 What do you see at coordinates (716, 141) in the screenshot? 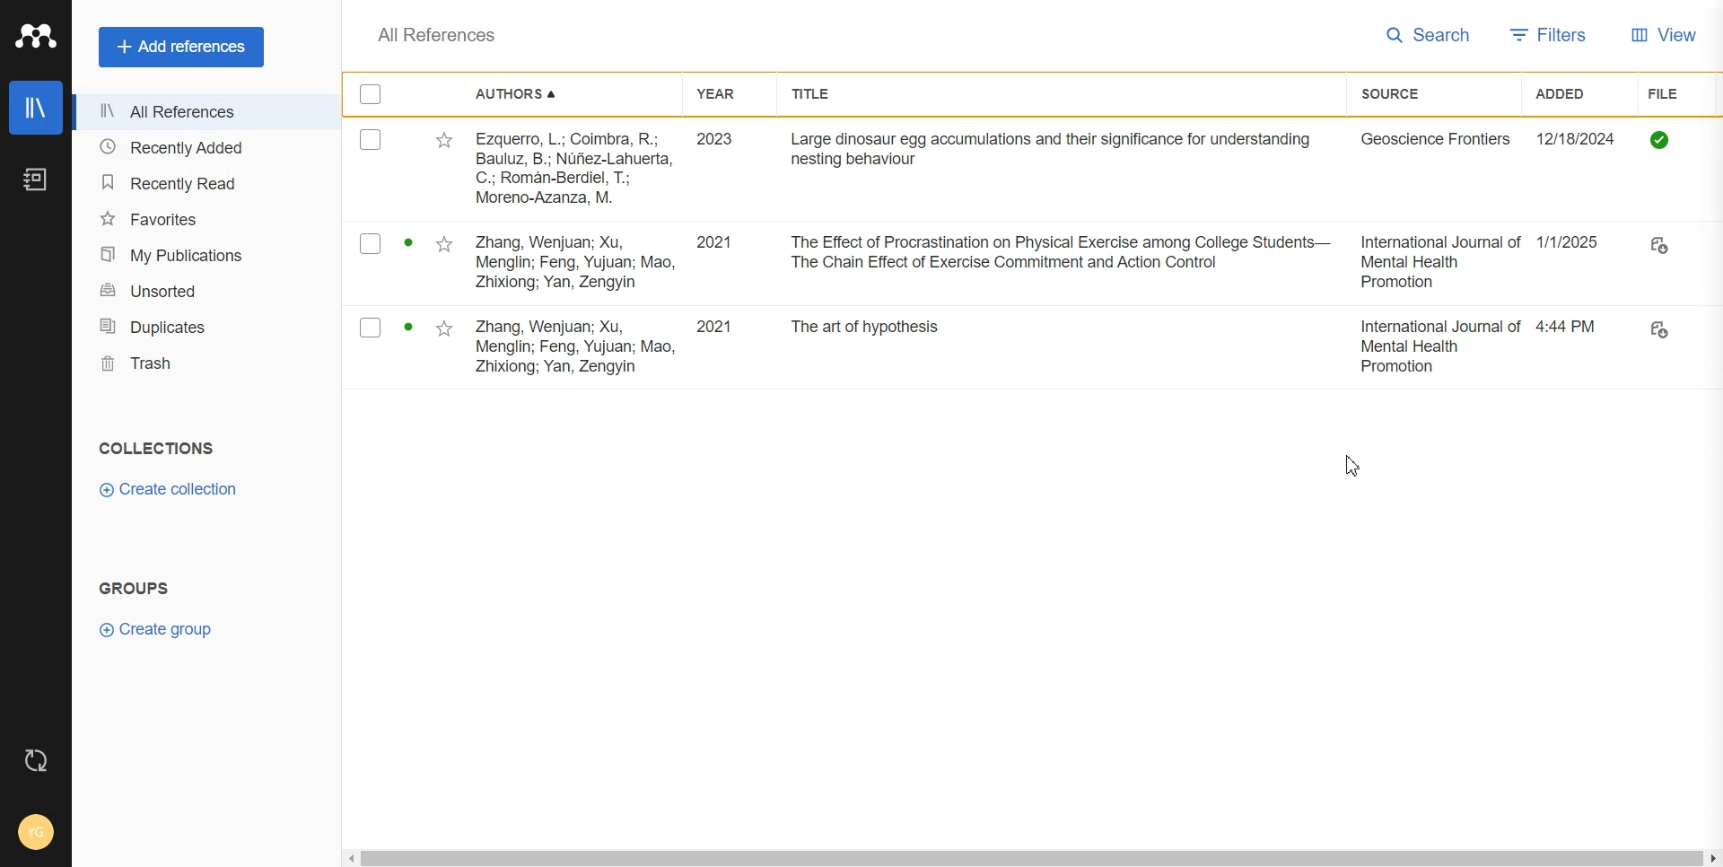
I see `2023` at bounding box center [716, 141].